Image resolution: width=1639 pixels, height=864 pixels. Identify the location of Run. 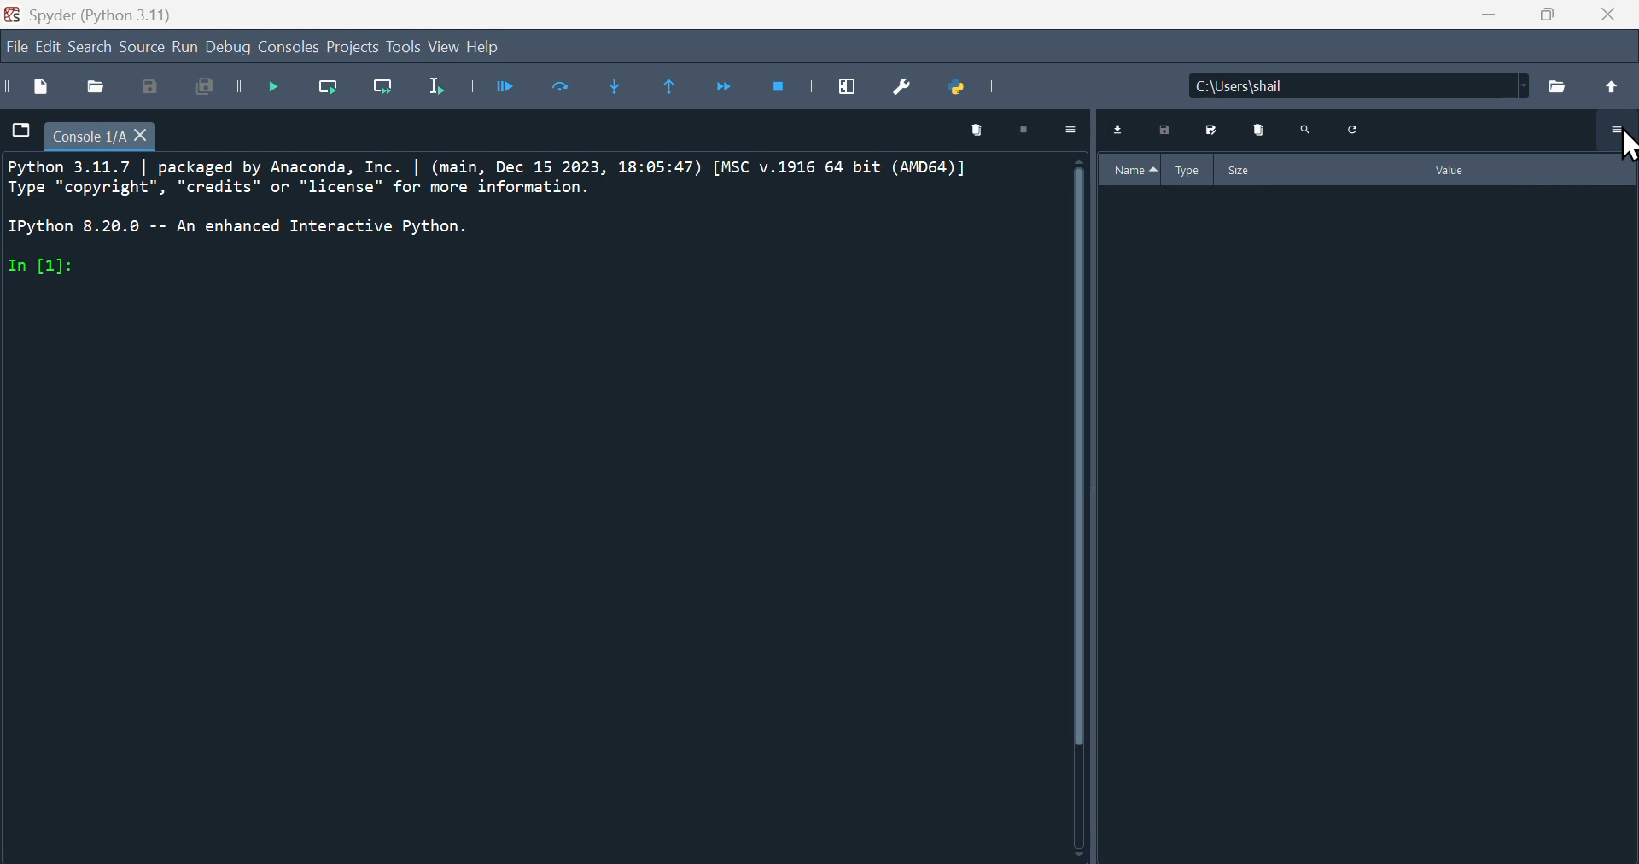
(188, 49).